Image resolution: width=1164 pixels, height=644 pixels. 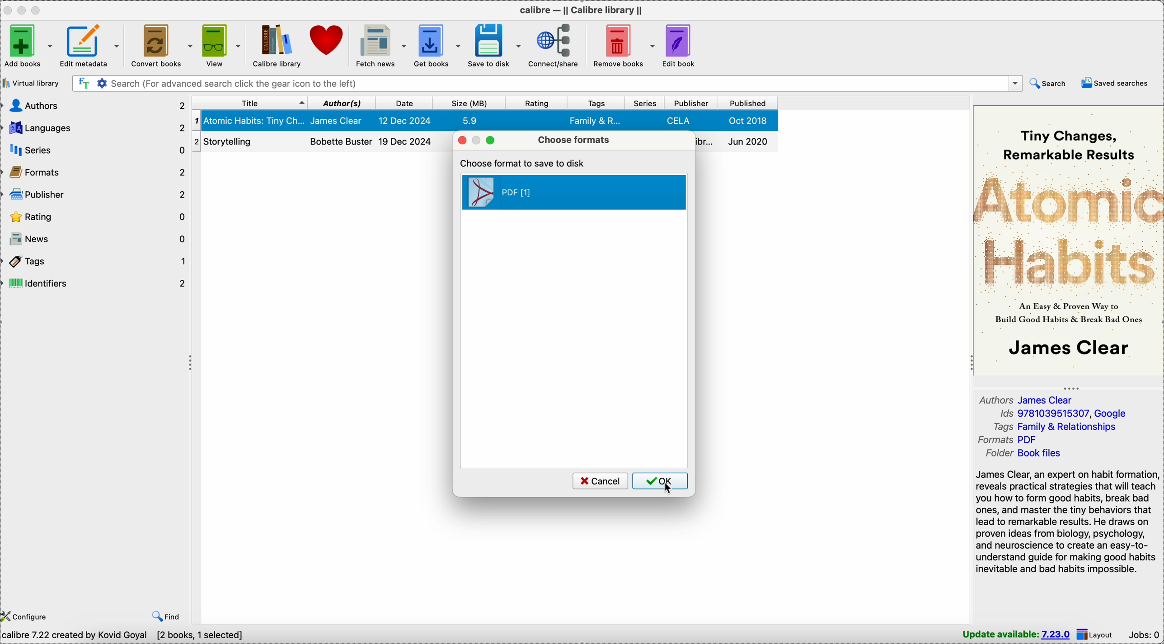 What do you see at coordinates (467, 103) in the screenshot?
I see `size` at bounding box center [467, 103].